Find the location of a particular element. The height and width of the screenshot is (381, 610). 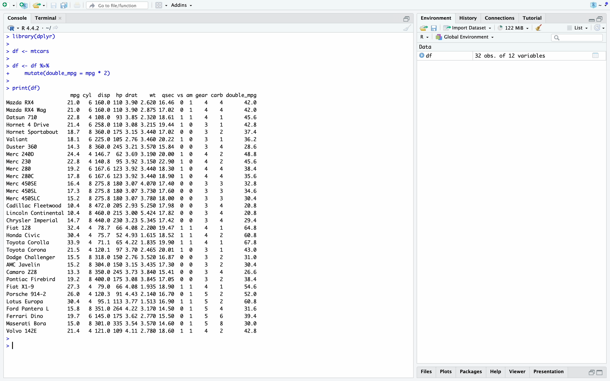

Sync is located at coordinates (599, 28).